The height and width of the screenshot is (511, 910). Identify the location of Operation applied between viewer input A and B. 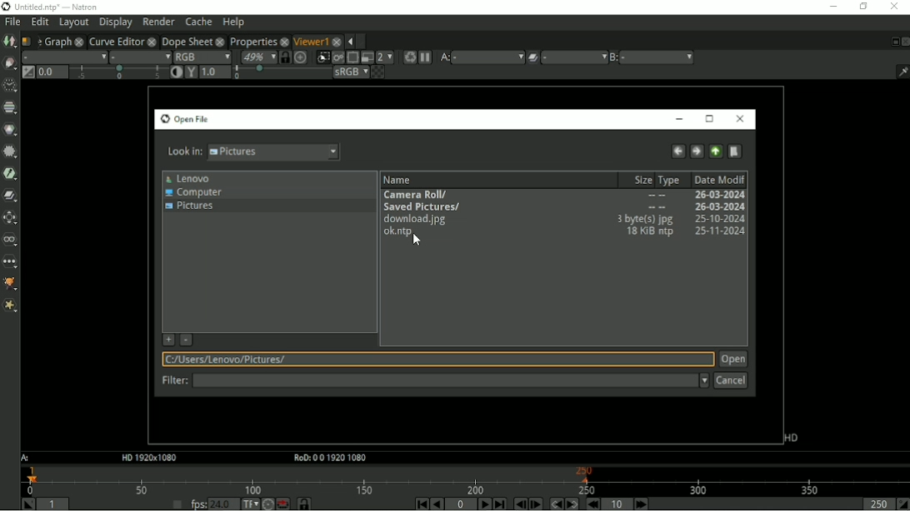
(532, 57).